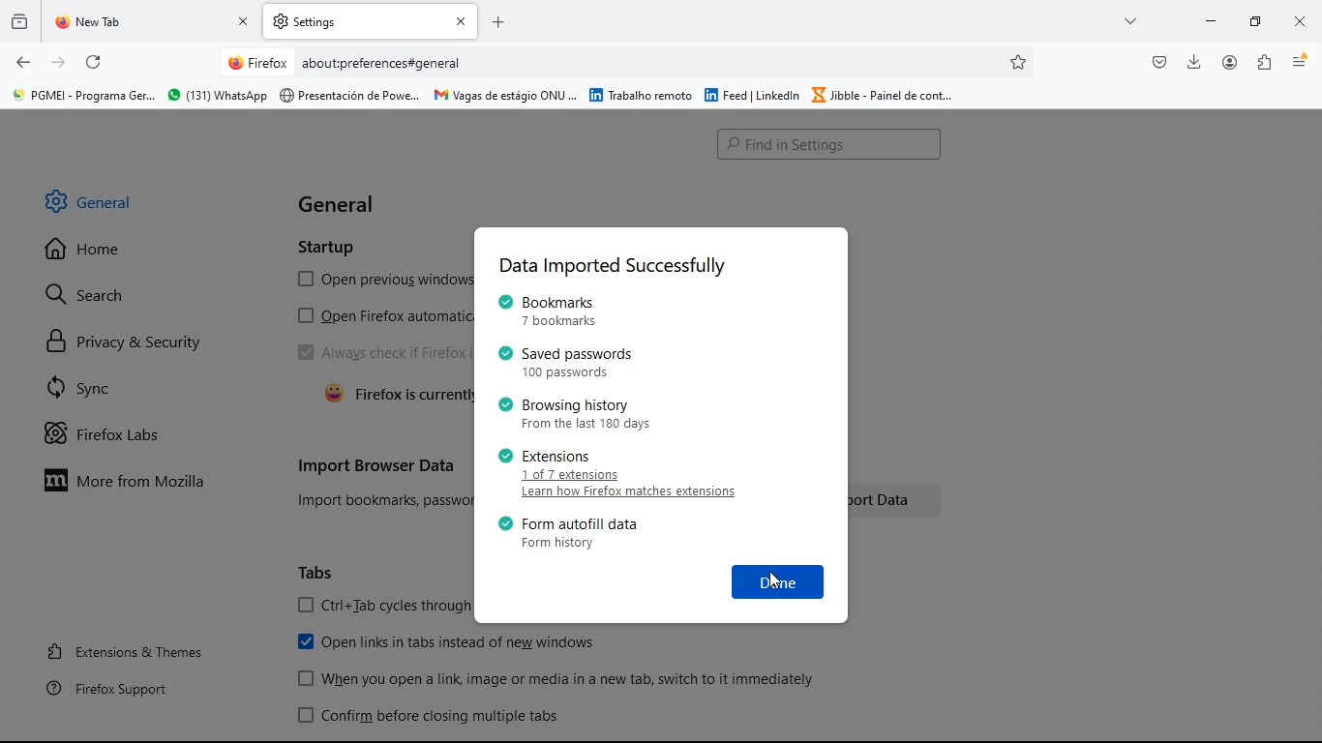 This screenshot has width=1322, height=743. Describe the element at coordinates (567, 534) in the screenshot. I see `© Form autofill data
Form history` at that location.